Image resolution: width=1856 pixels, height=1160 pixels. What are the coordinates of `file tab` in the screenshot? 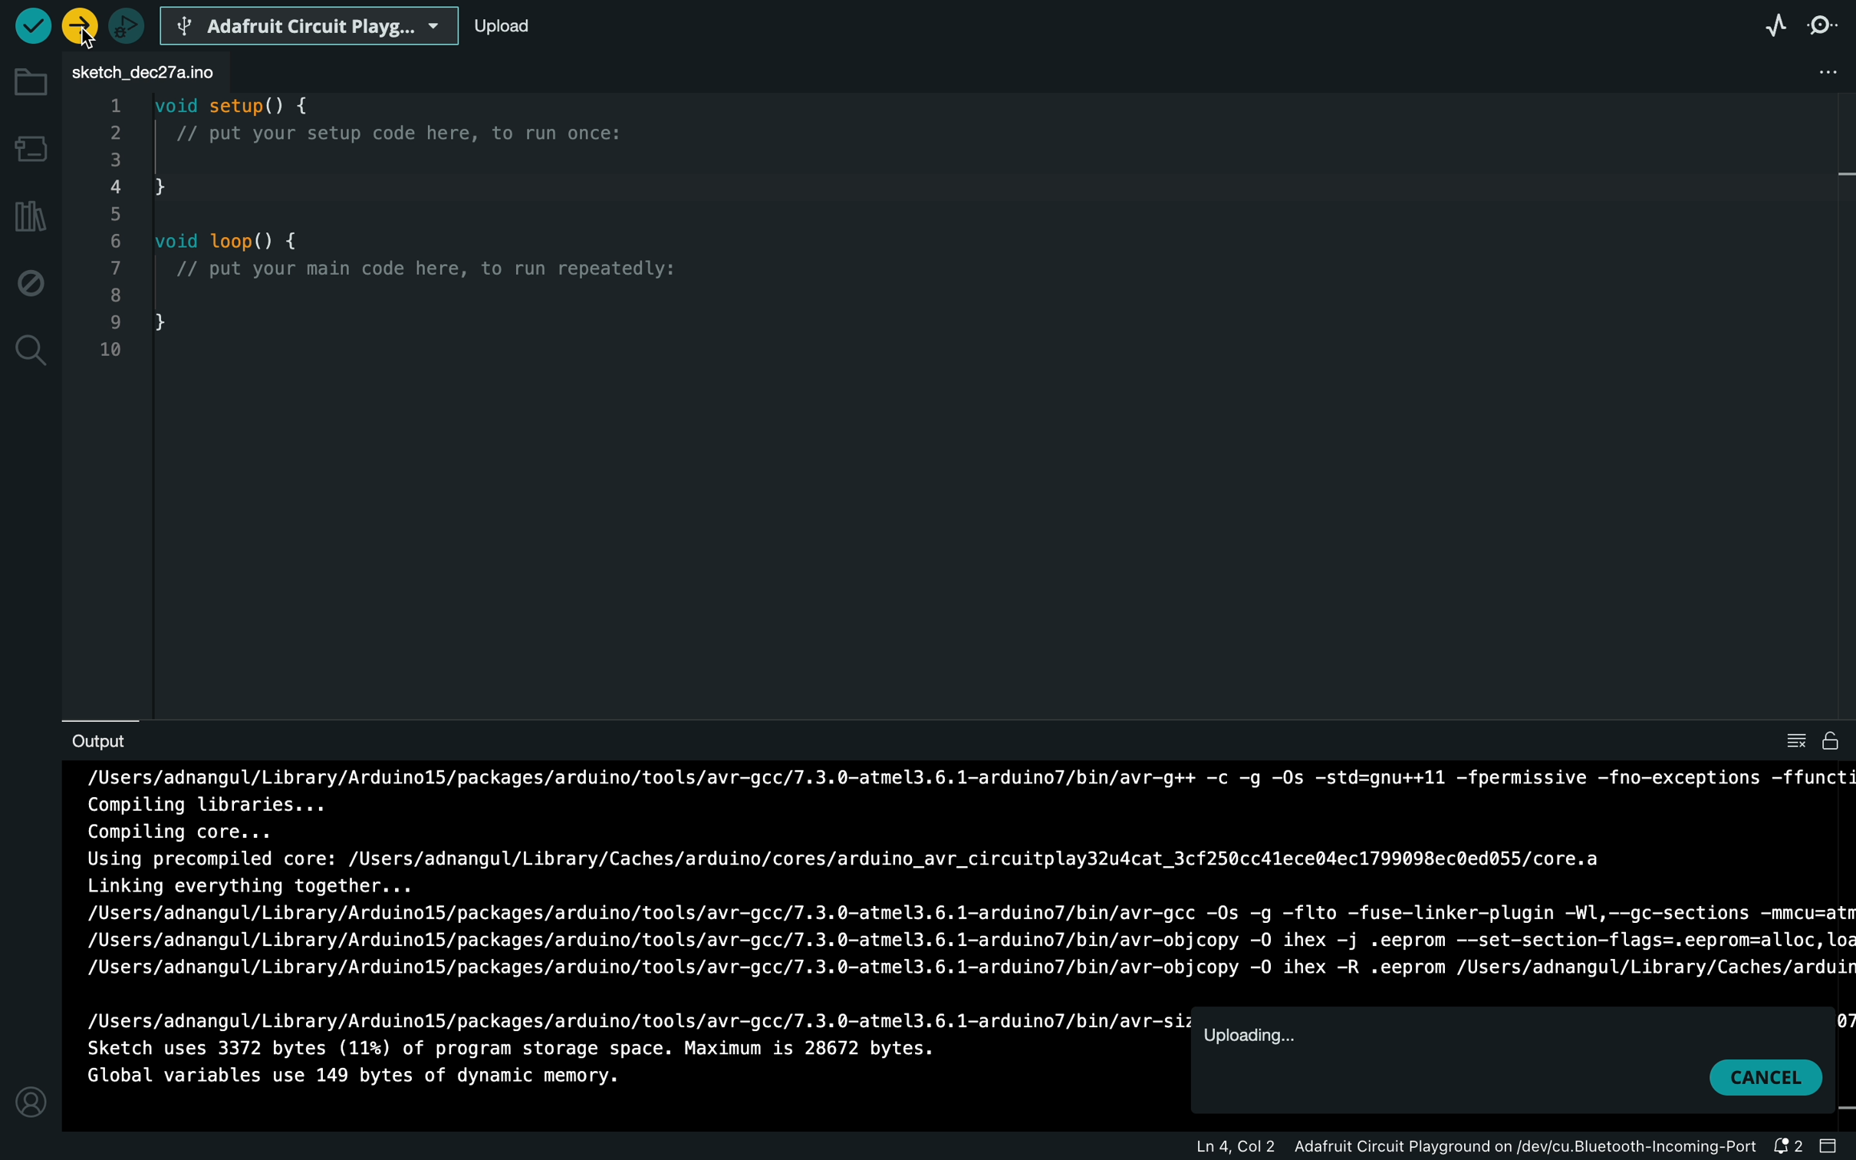 It's located at (157, 71).